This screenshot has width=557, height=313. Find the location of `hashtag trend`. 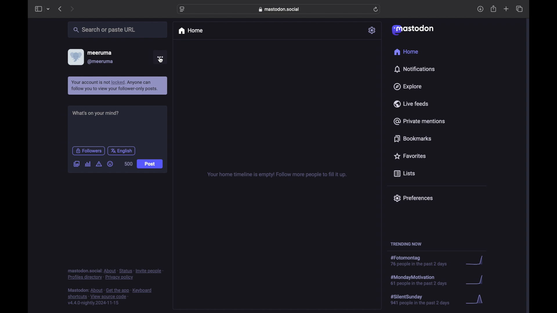

hashtag trend is located at coordinates (437, 280).